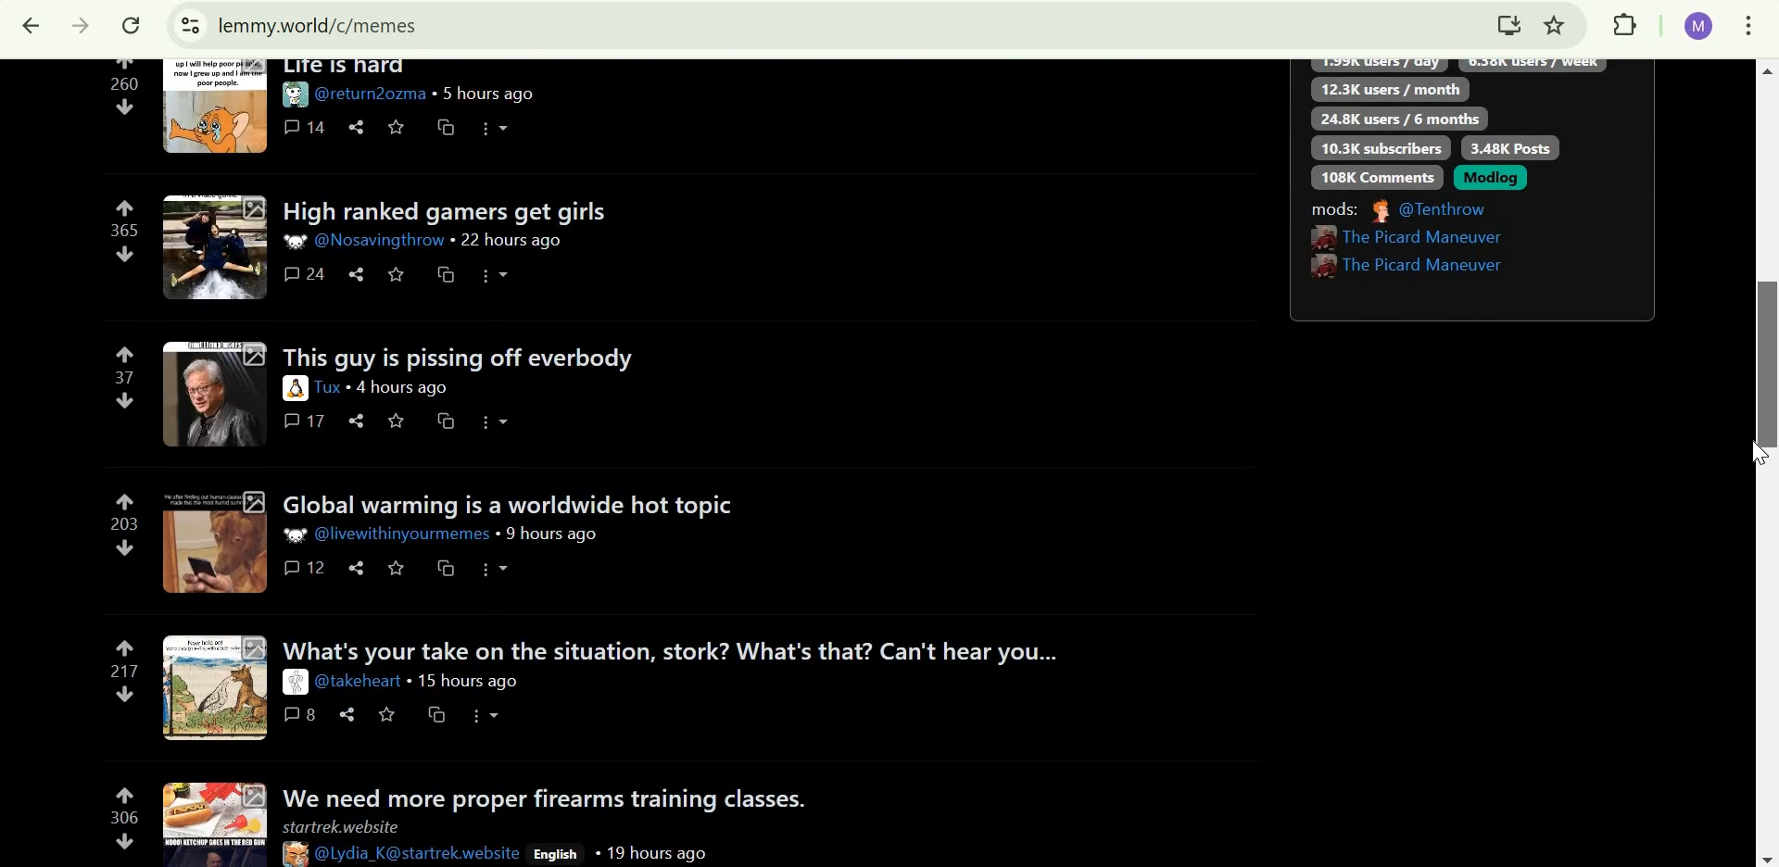 The height and width of the screenshot is (867, 1779). I want to click on picture, so click(1378, 211).